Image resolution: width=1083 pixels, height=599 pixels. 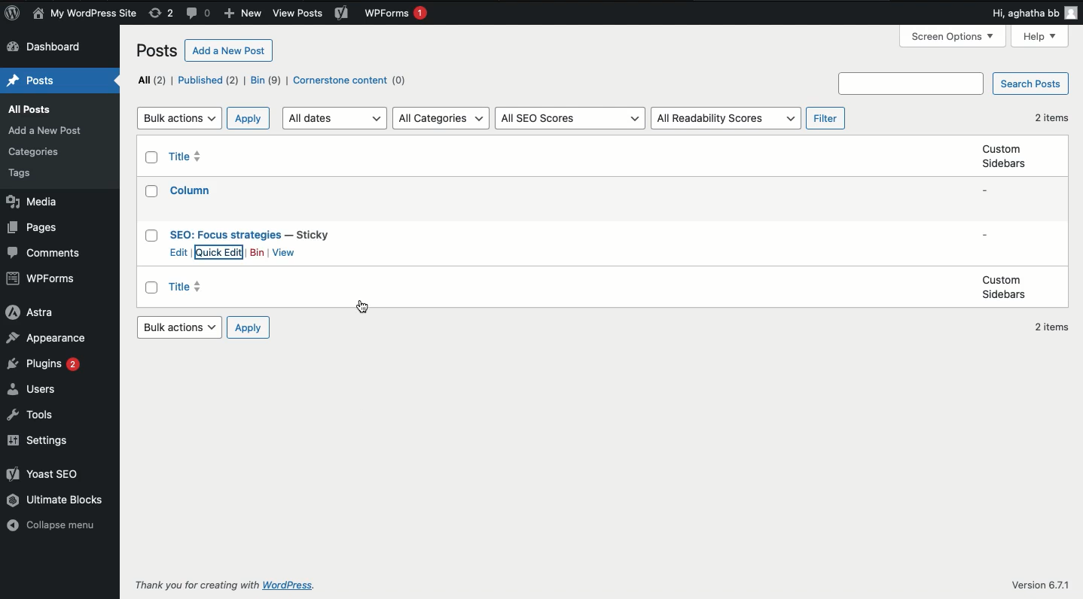 I want to click on Quick edit, so click(x=220, y=253).